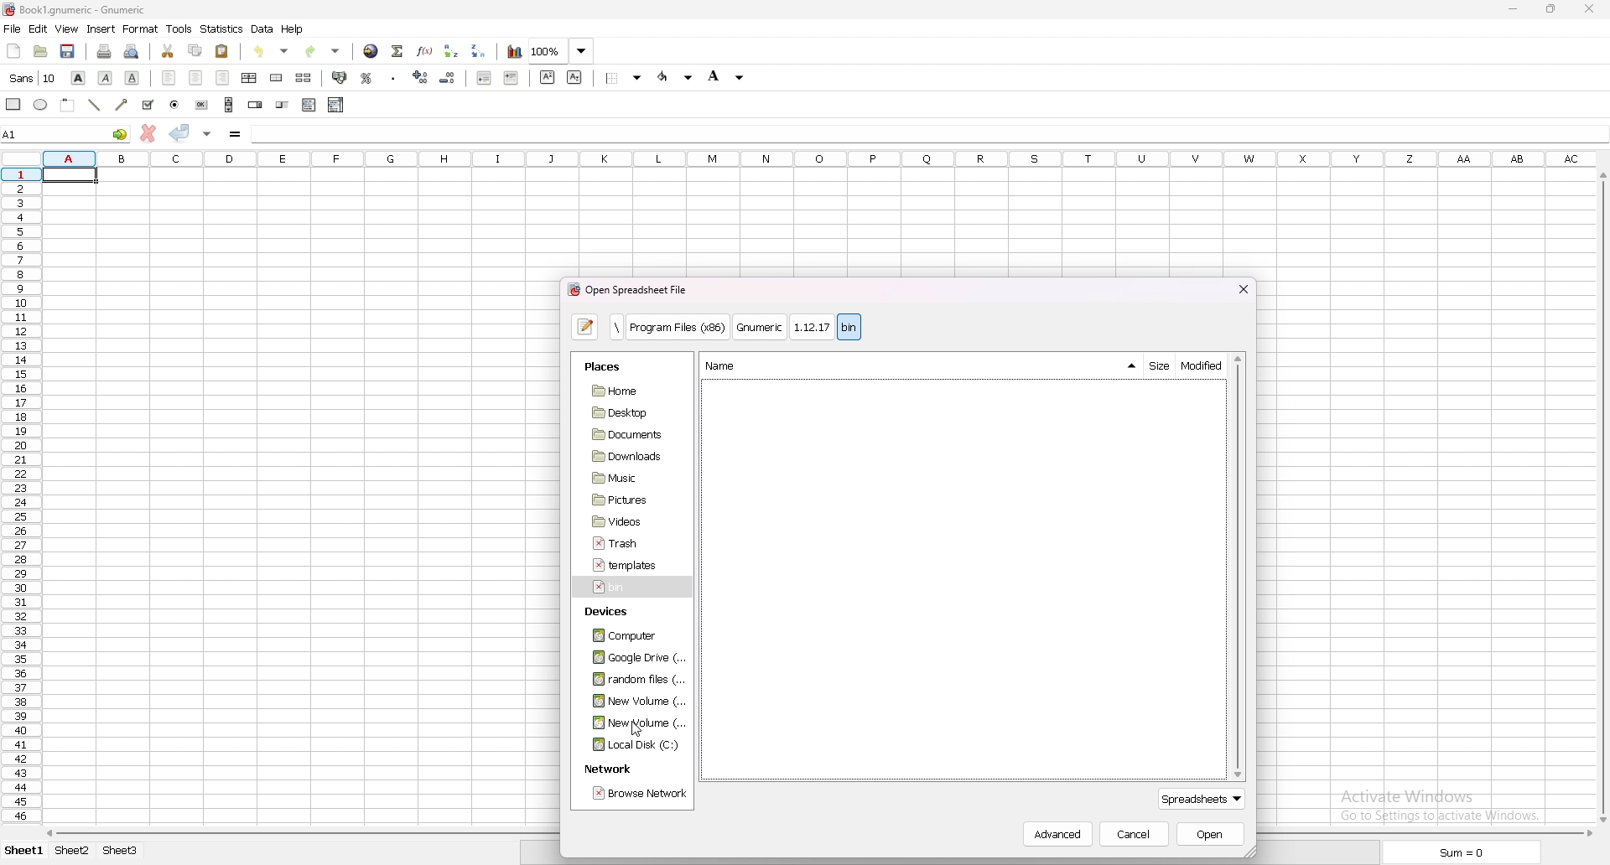 The image size is (1610, 865). Describe the element at coordinates (304, 78) in the screenshot. I see `split merged cell` at that location.